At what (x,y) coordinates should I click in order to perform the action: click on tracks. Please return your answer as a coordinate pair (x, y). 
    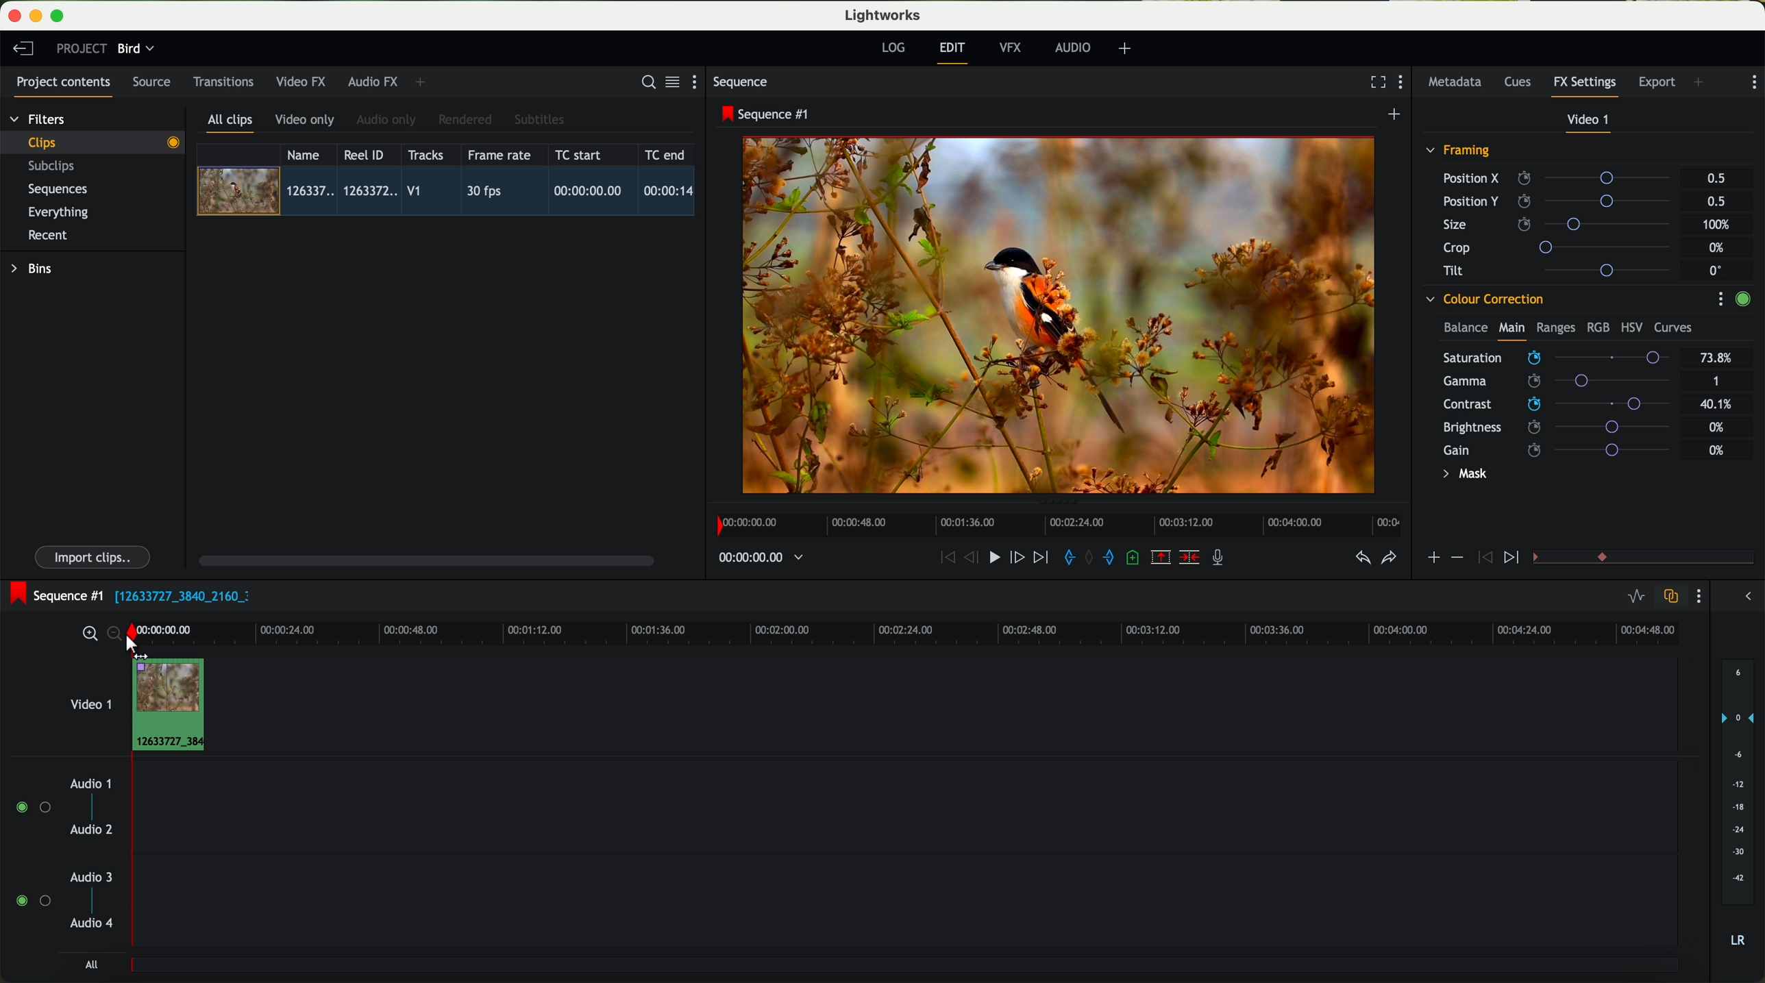
    Looking at the image, I should click on (423, 155).